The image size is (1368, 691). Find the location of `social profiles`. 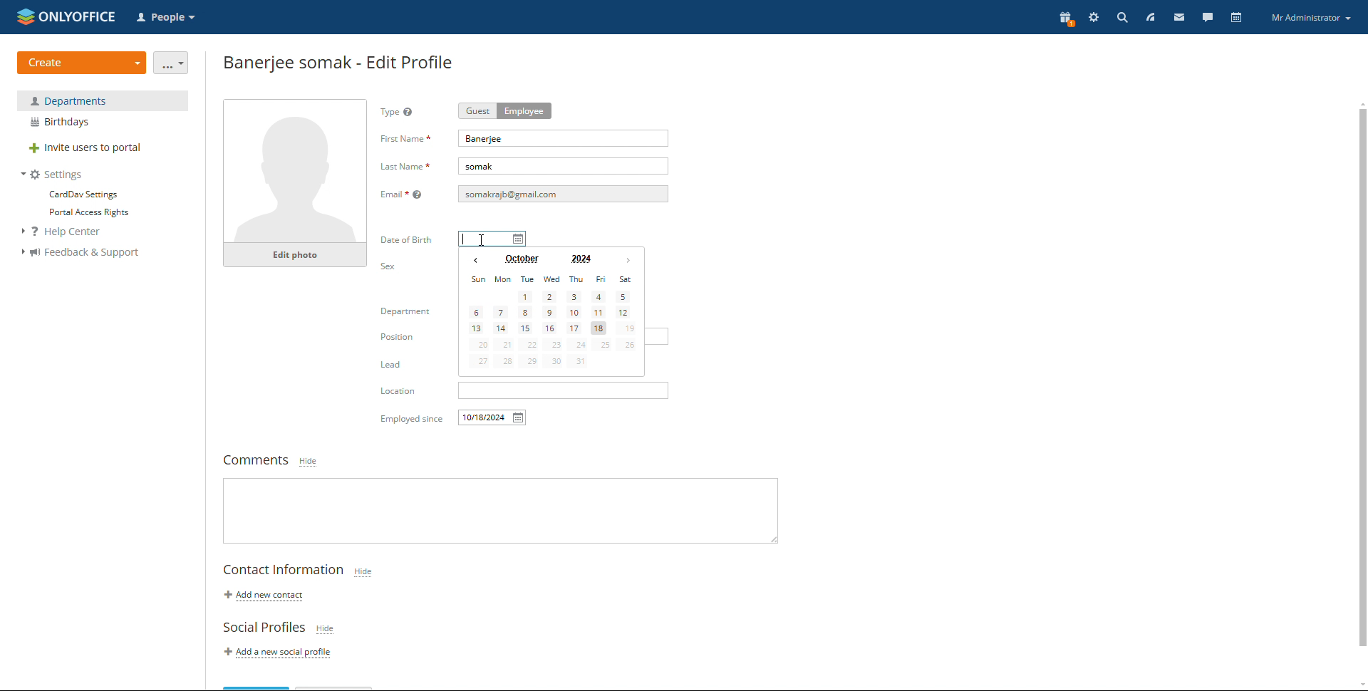

social profiles is located at coordinates (263, 628).